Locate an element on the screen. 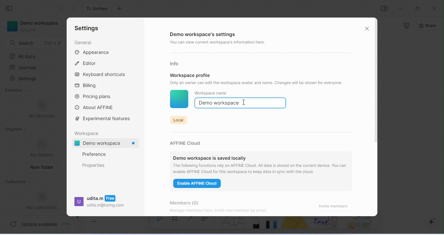 The image size is (444, 235). search is located at coordinates (35, 43).